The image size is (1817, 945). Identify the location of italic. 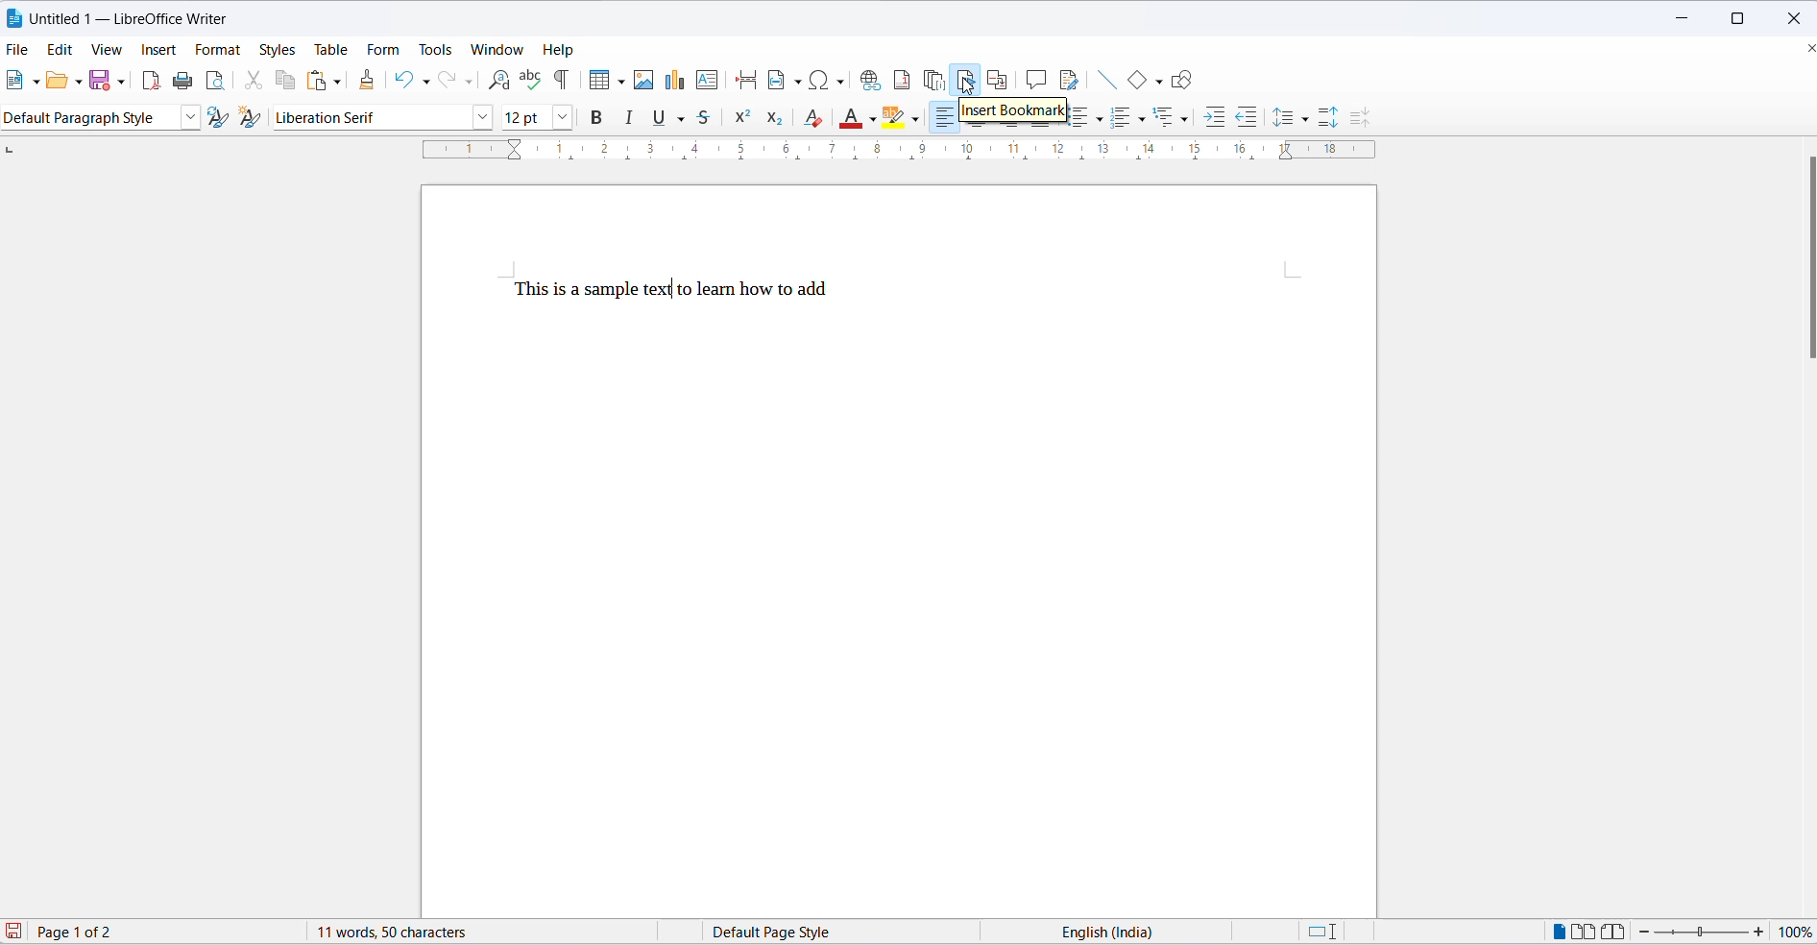
(632, 119).